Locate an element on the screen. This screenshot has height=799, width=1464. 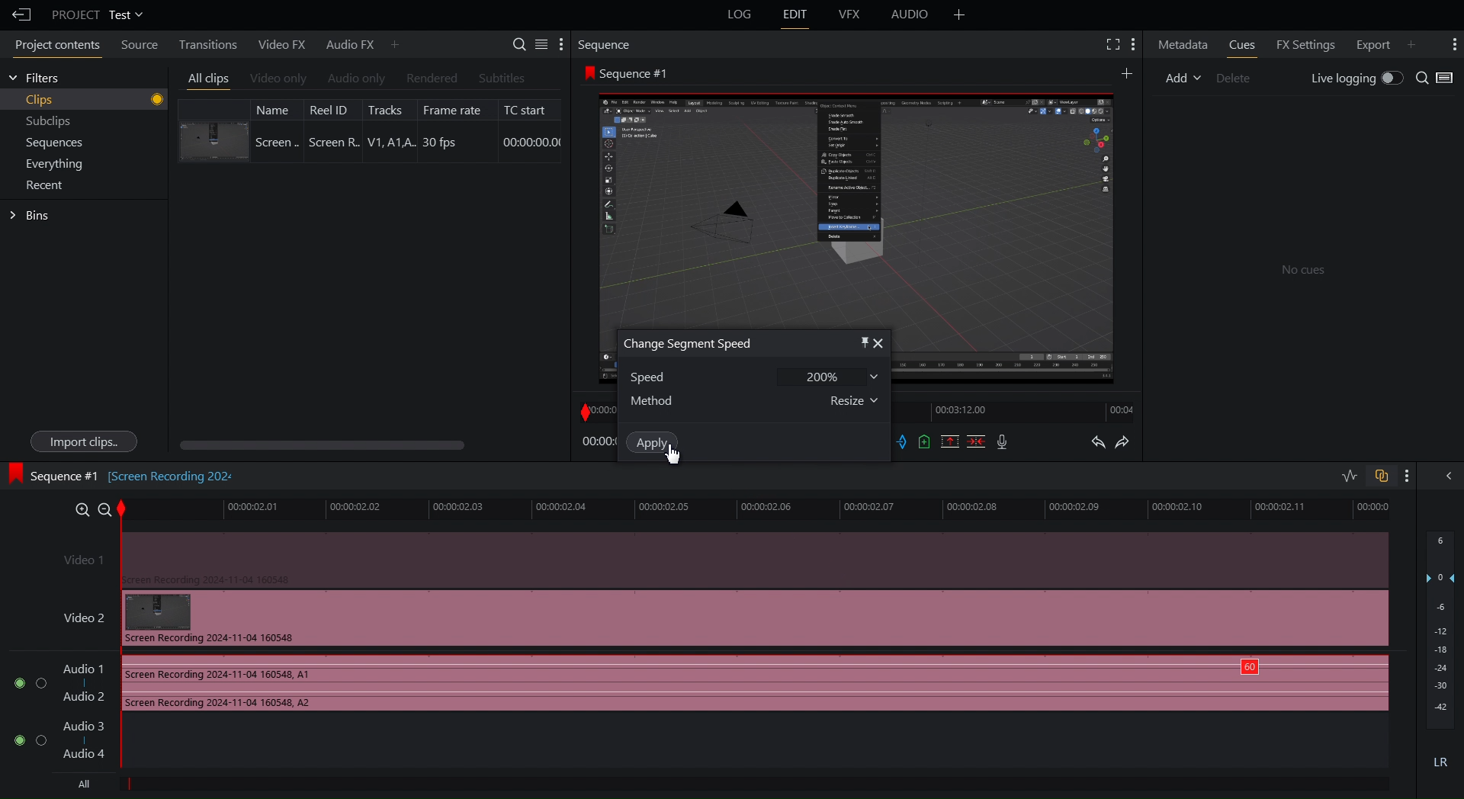
Back is located at coordinates (18, 14).